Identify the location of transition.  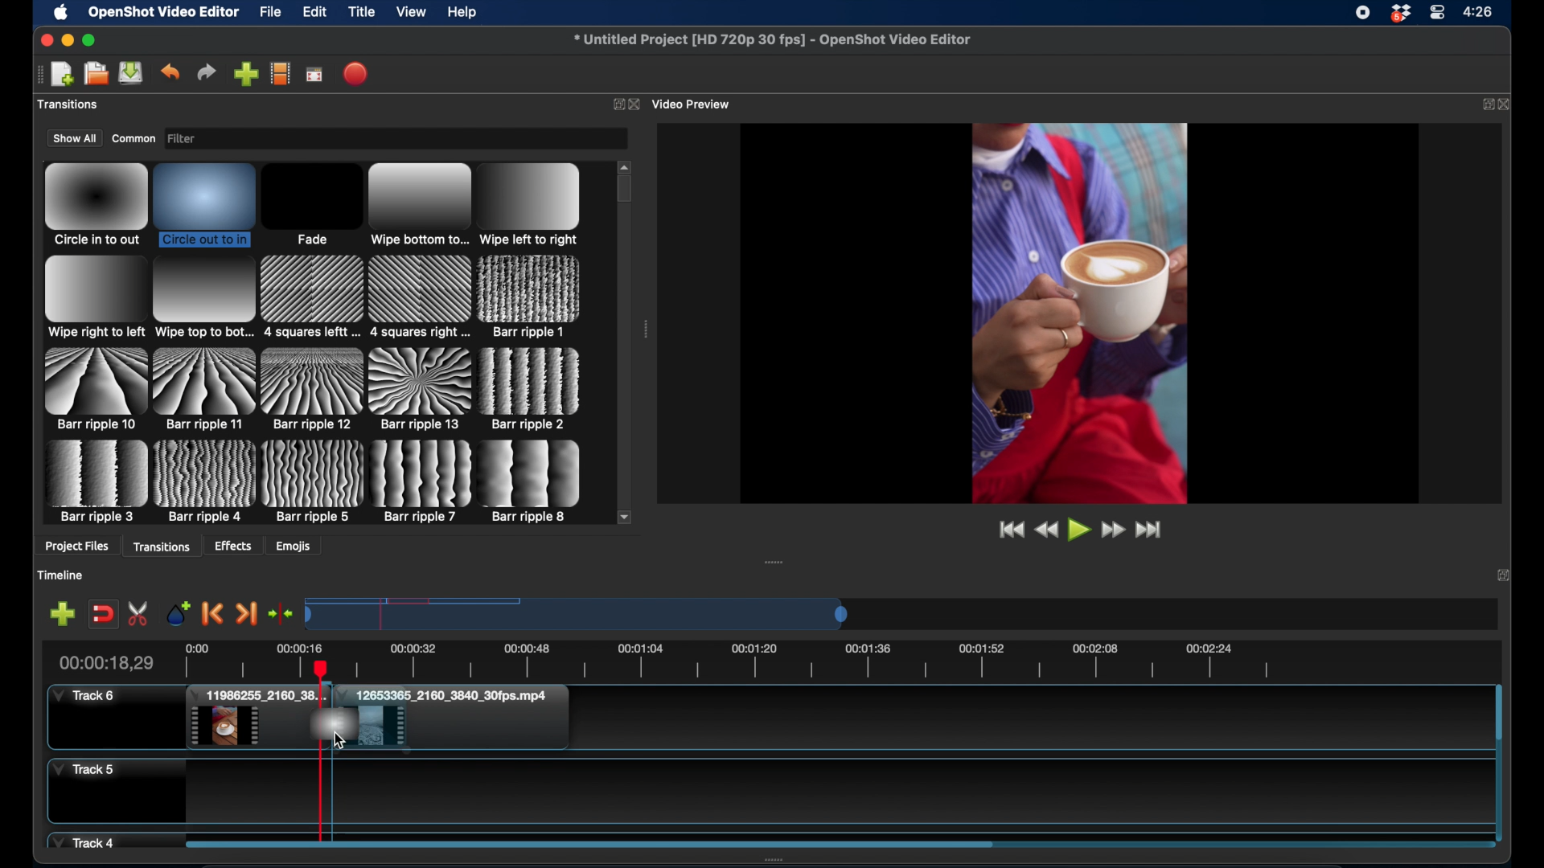
(531, 203).